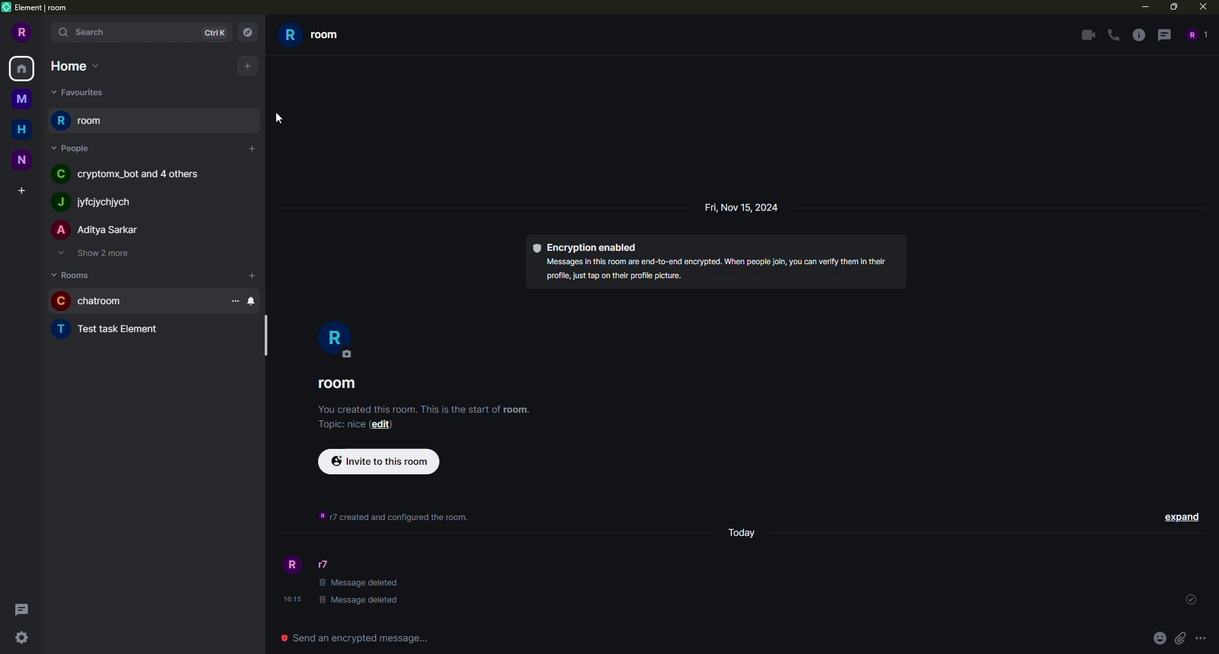 This screenshot has height=654, width=1219. What do you see at coordinates (22, 130) in the screenshot?
I see `h` at bounding box center [22, 130].